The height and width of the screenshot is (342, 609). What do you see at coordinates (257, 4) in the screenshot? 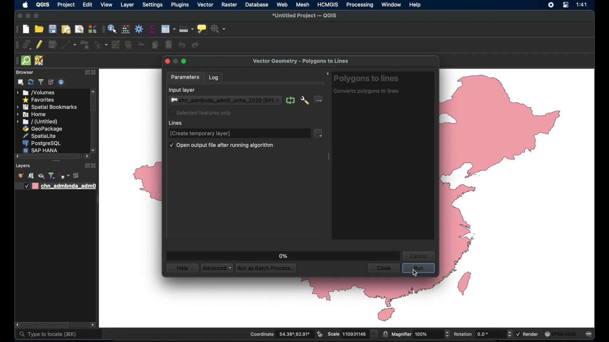
I see `database` at bounding box center [257, 4].